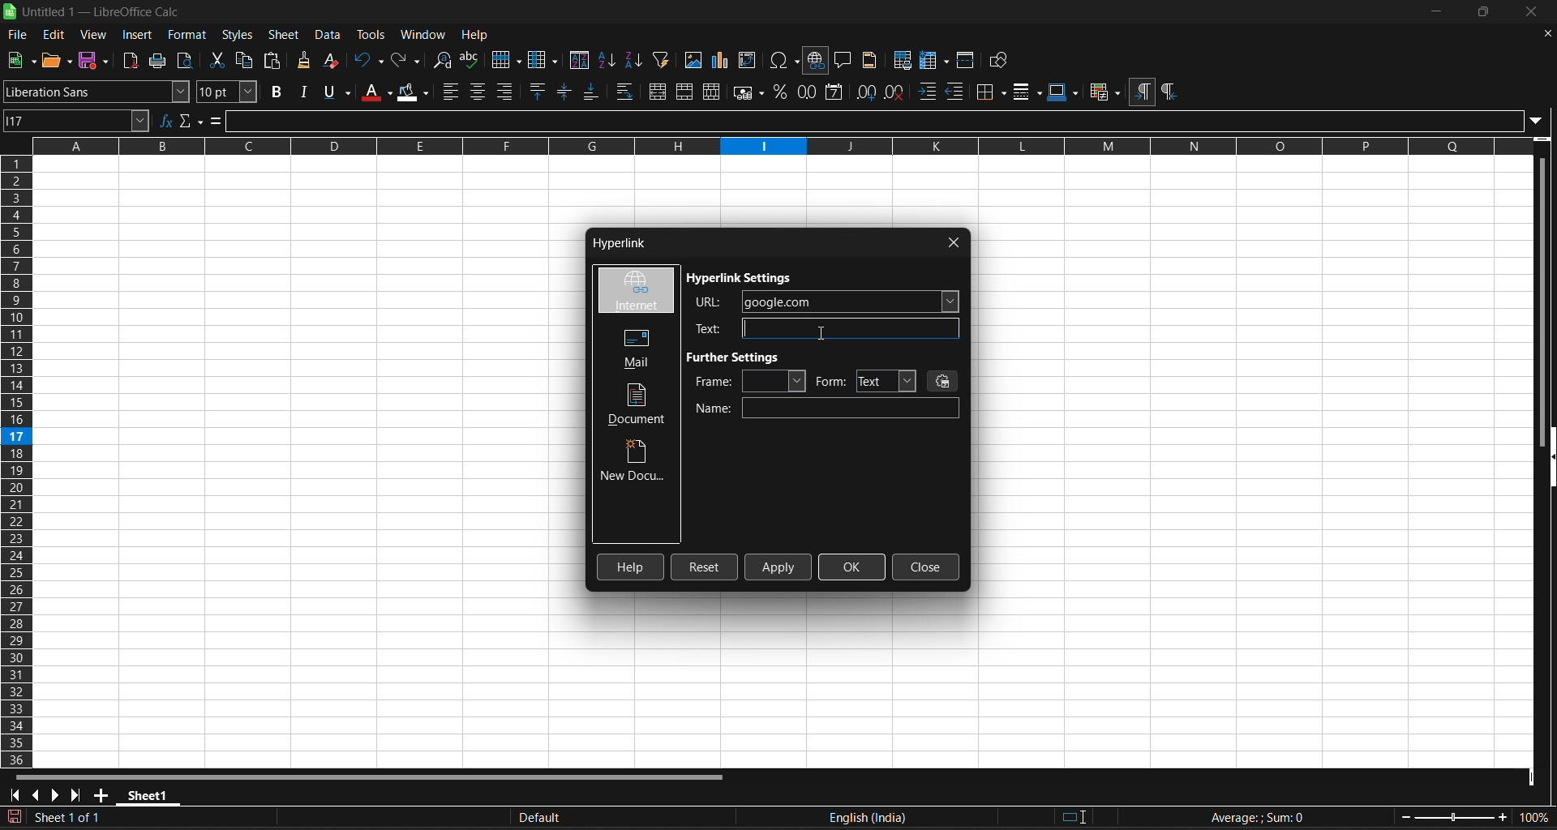 The width and height of the screenshot is (1557, 830). I want to click on name box, so click(78, 121).